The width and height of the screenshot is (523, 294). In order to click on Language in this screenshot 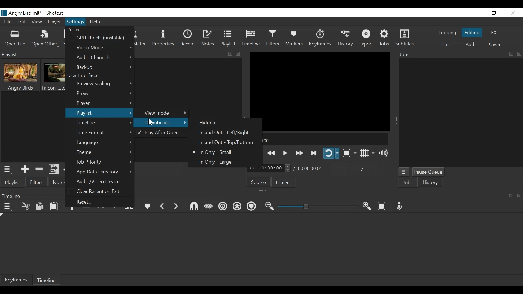, I will do `click(104, 142)`.